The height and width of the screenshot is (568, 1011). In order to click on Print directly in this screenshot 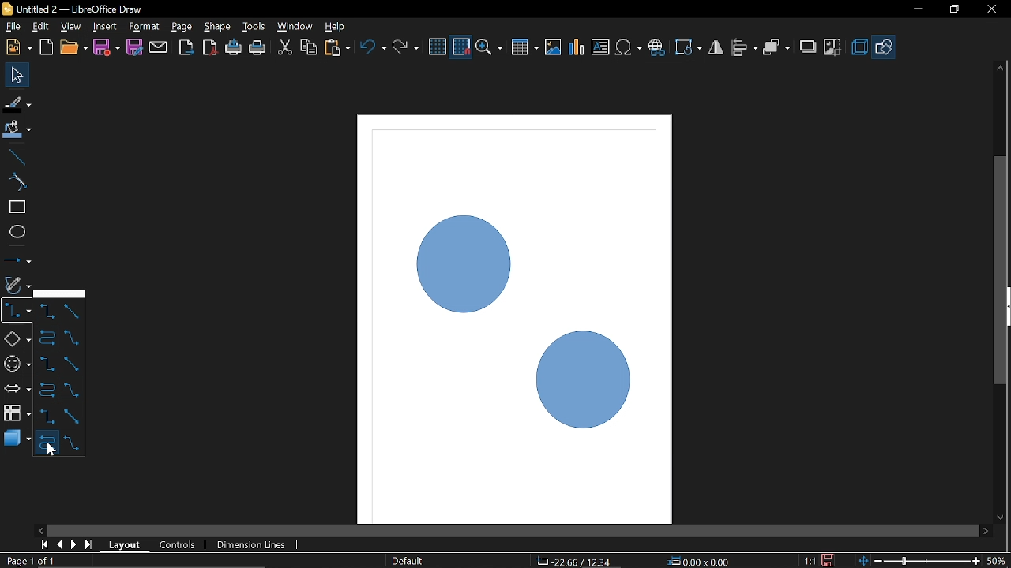, I will do `click(235, 47)`.